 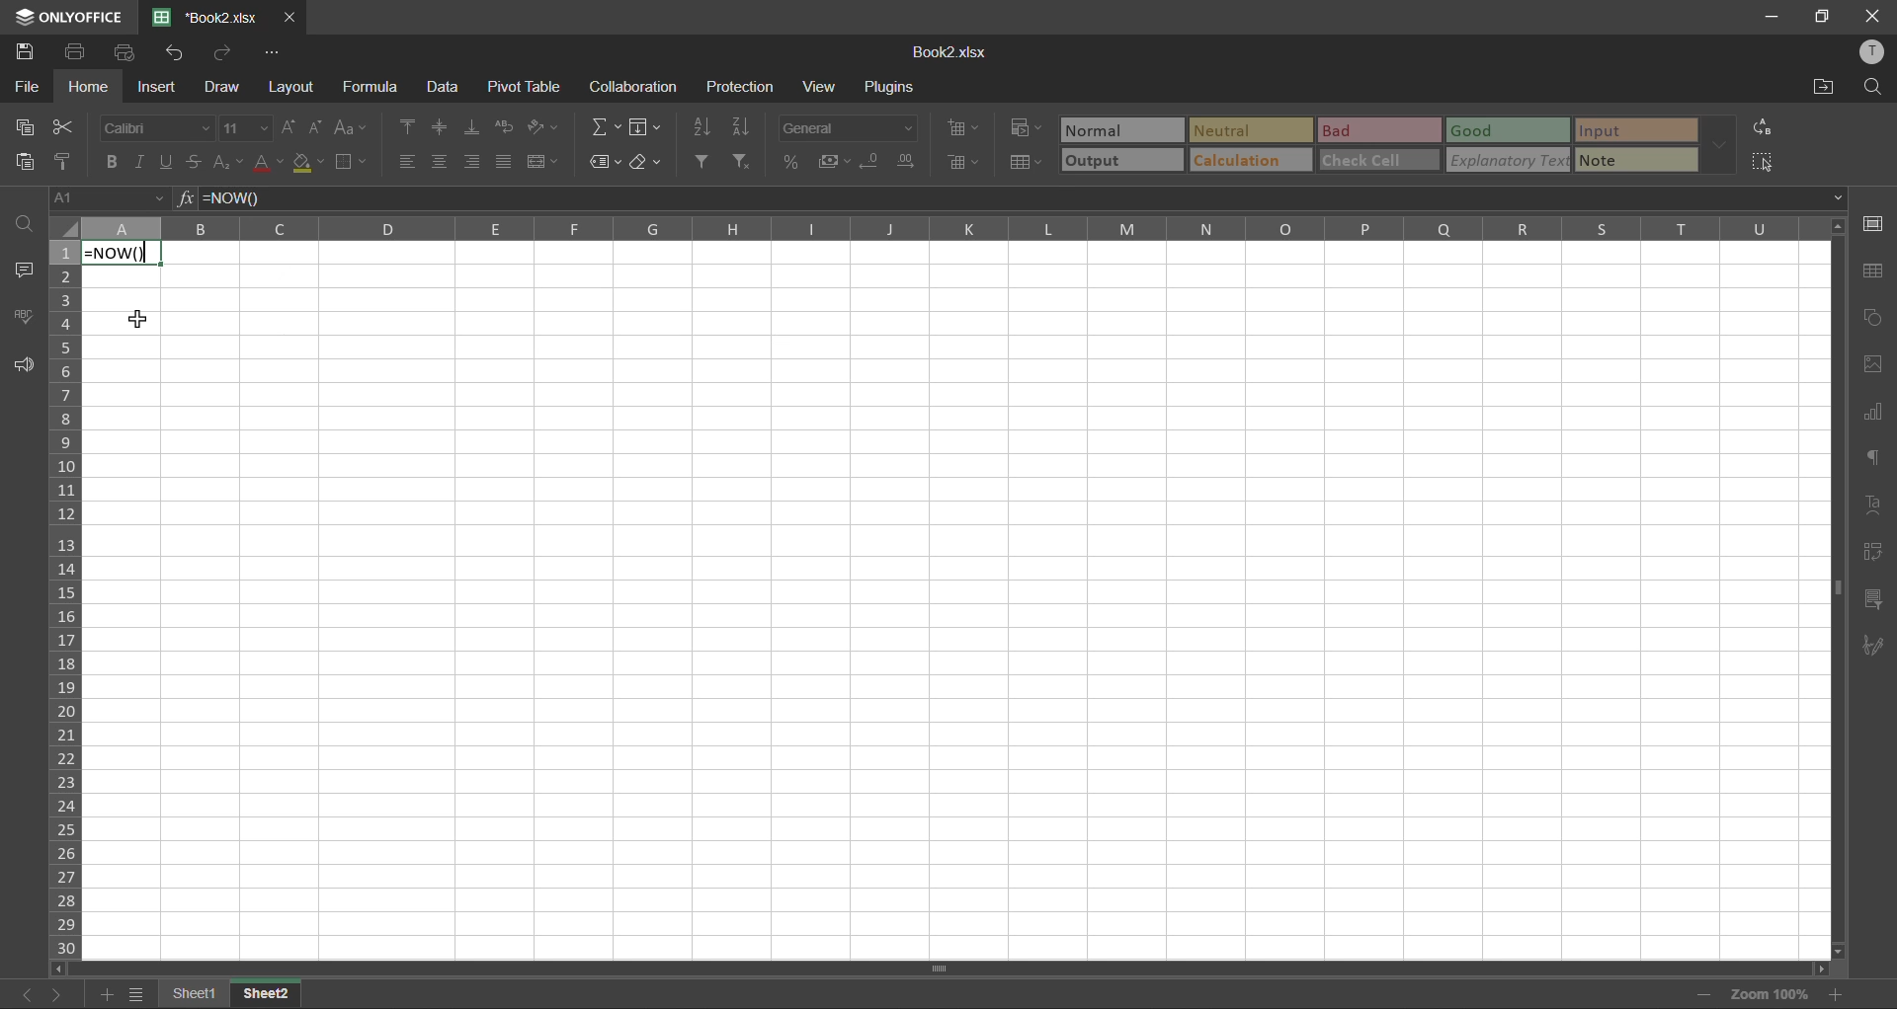 What do you see at coordinates (1871, 412) in the screenshot?
I see `charts` at bounding box center [1871, 412].